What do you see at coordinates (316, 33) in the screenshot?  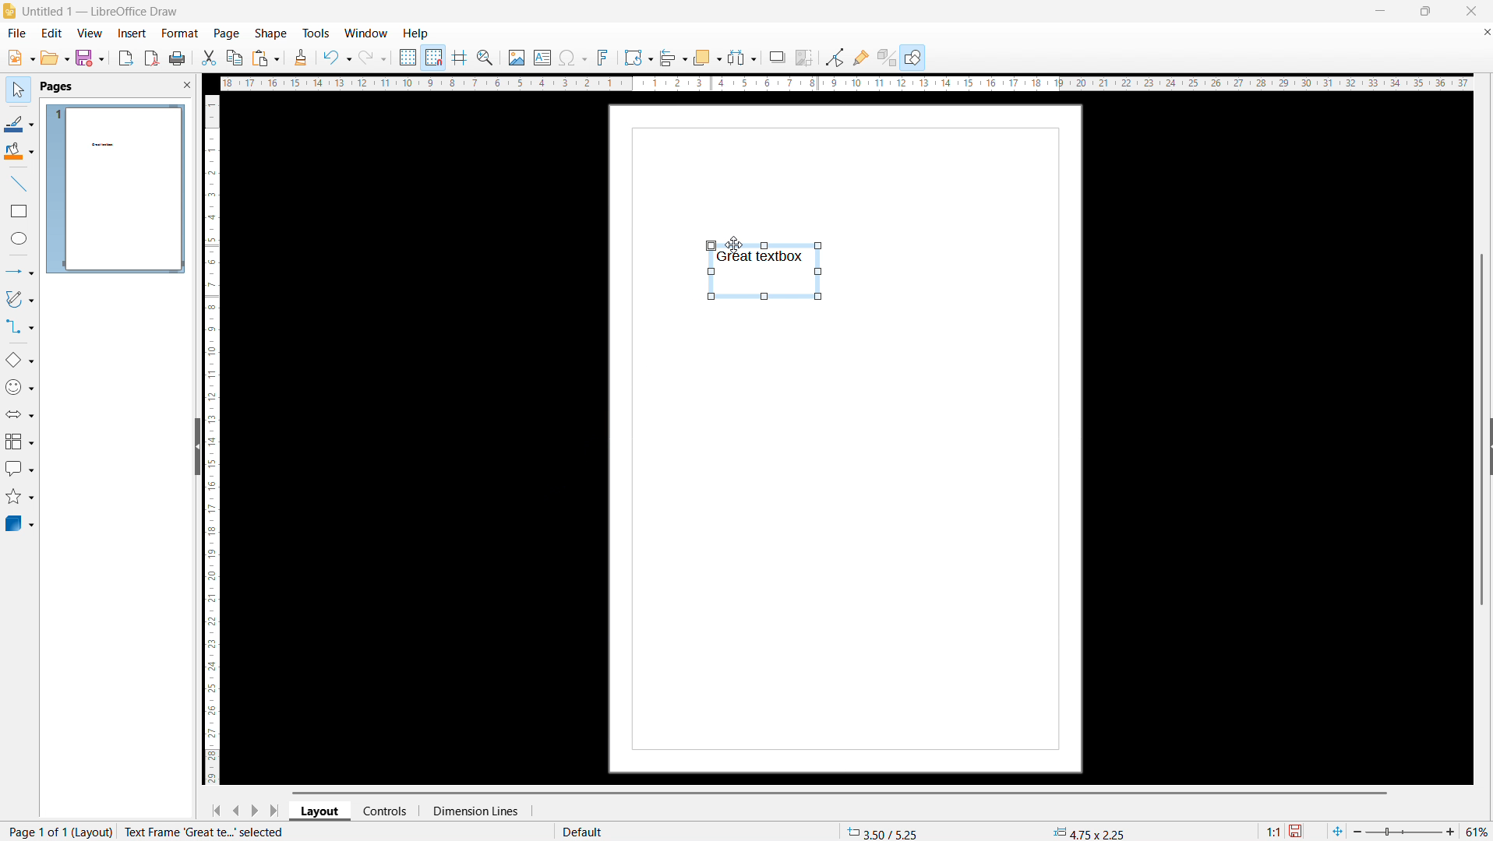 I see `tools` at bounding box center [316, 33].